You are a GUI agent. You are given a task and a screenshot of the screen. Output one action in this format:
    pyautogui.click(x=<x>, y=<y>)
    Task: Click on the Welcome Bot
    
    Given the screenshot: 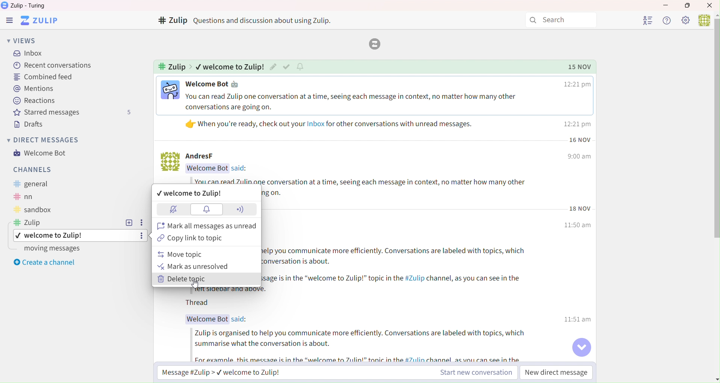 What is the action you would take?
    pyautogui.click(x=42, y=153)
    